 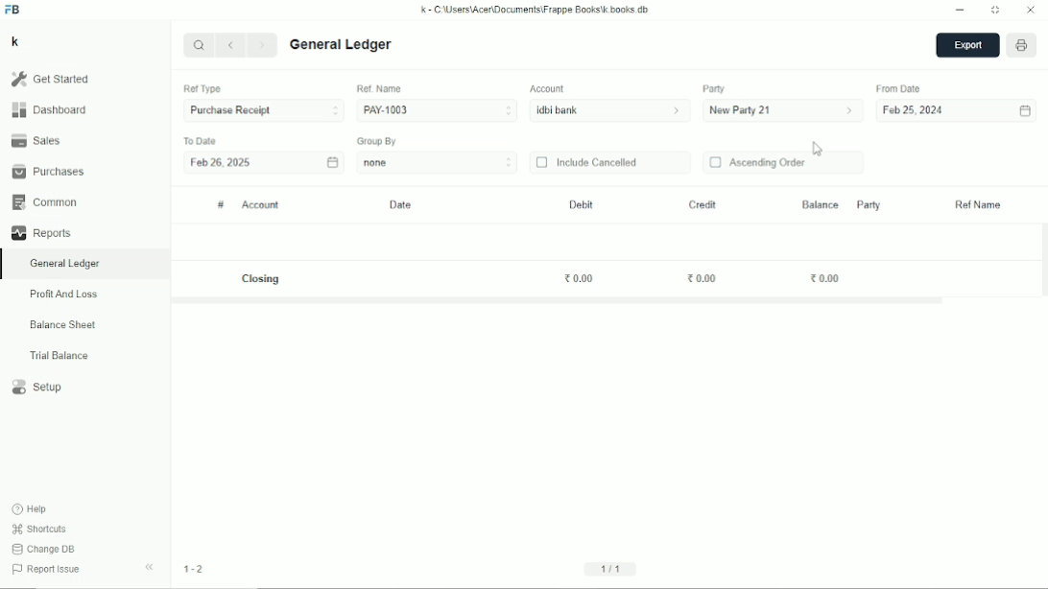 What do you see at coordinates (49, 571) in the screenshot?
I see `Report issue` at bounding box center [49, 571].